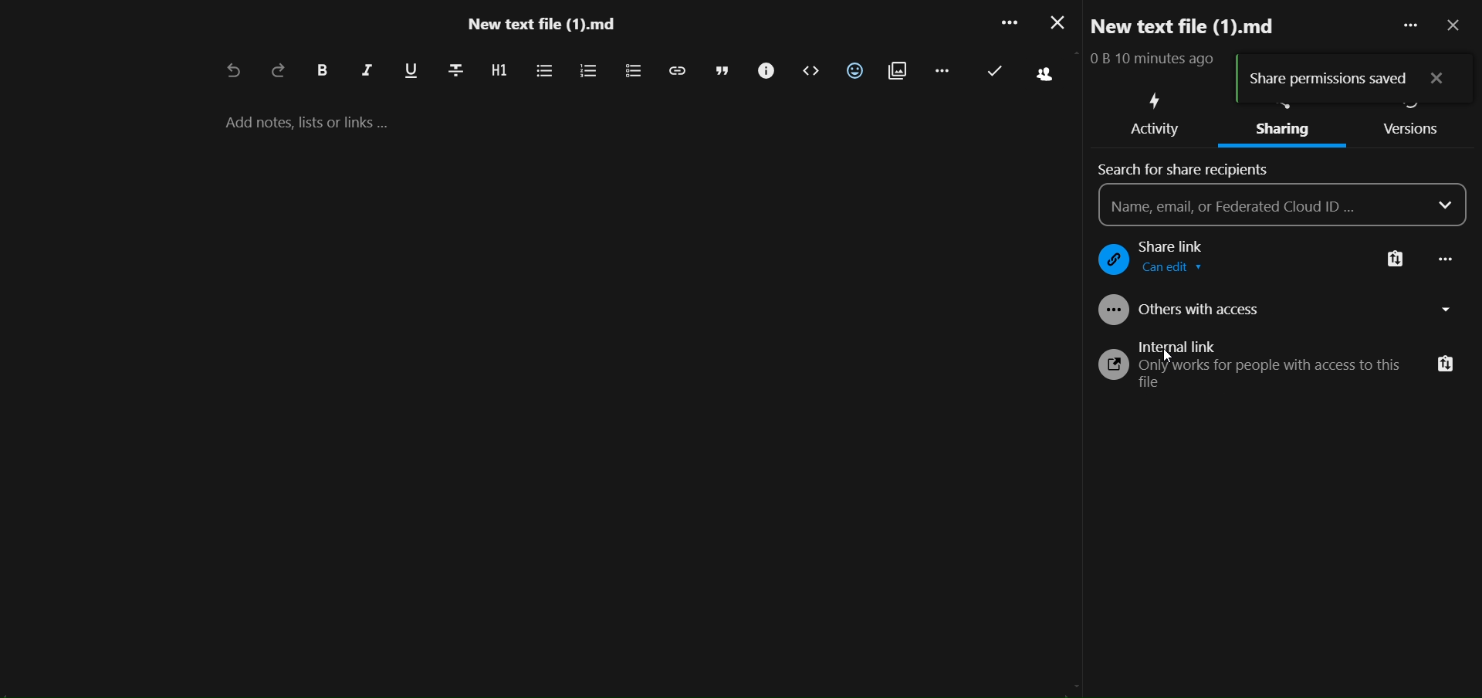  I want to click on copy link, so click(1445, 365).